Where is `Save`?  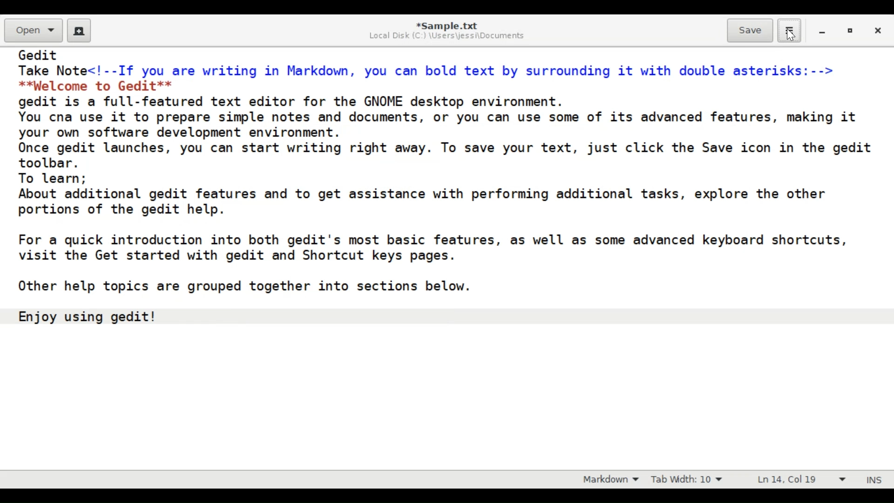
Save is located at coordinates (750, 31).